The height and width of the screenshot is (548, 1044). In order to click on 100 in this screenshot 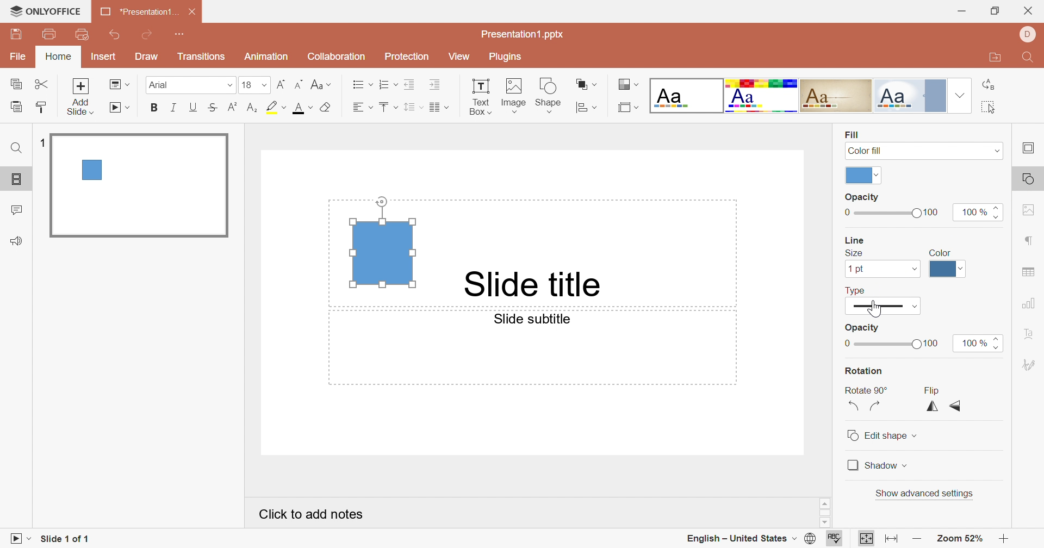, I will do `click(935, 343)`.